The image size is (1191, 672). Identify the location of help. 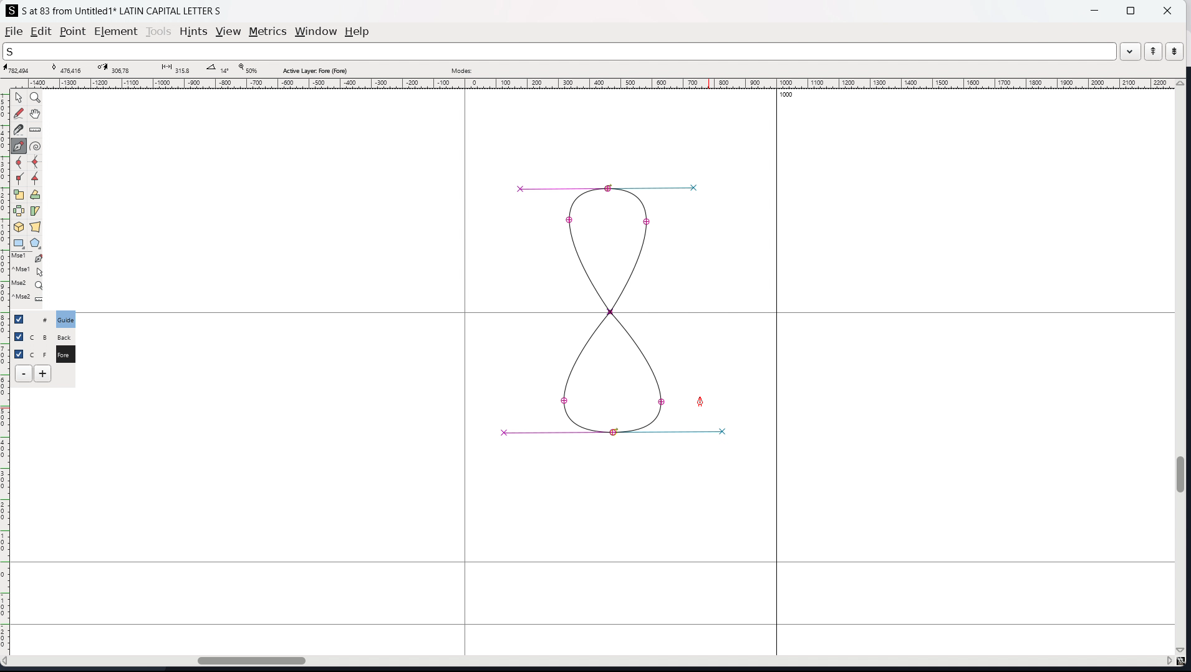
(357, 32).